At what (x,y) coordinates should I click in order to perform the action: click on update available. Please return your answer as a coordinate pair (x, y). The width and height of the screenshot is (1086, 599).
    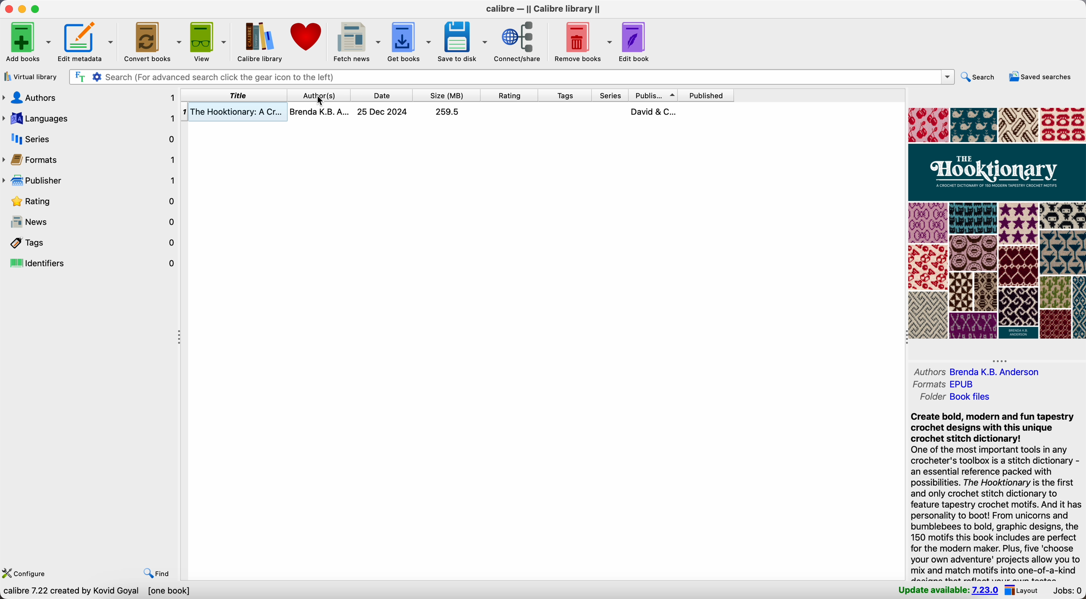
    Looking at the image, I should click on (946, 591).